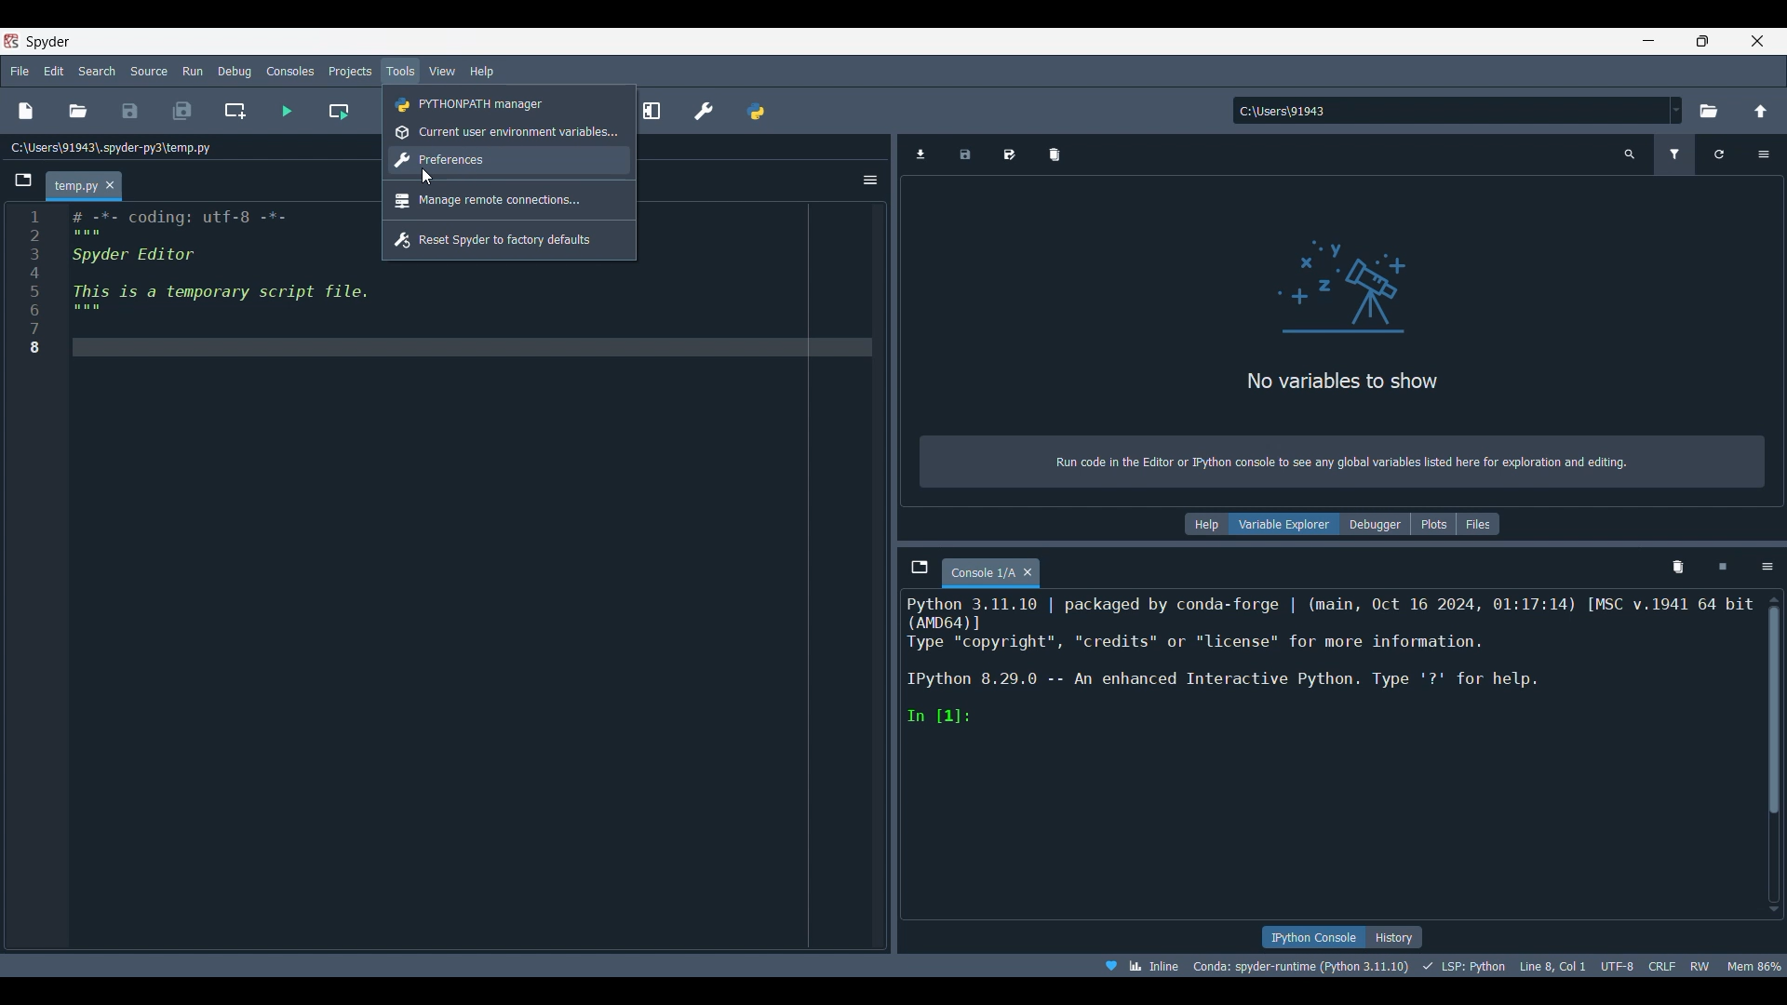 The image size is (1787, 1005). Describe the element at coordinates (1719, 154) in the screenshot. I see `Refresh variables` at that location.